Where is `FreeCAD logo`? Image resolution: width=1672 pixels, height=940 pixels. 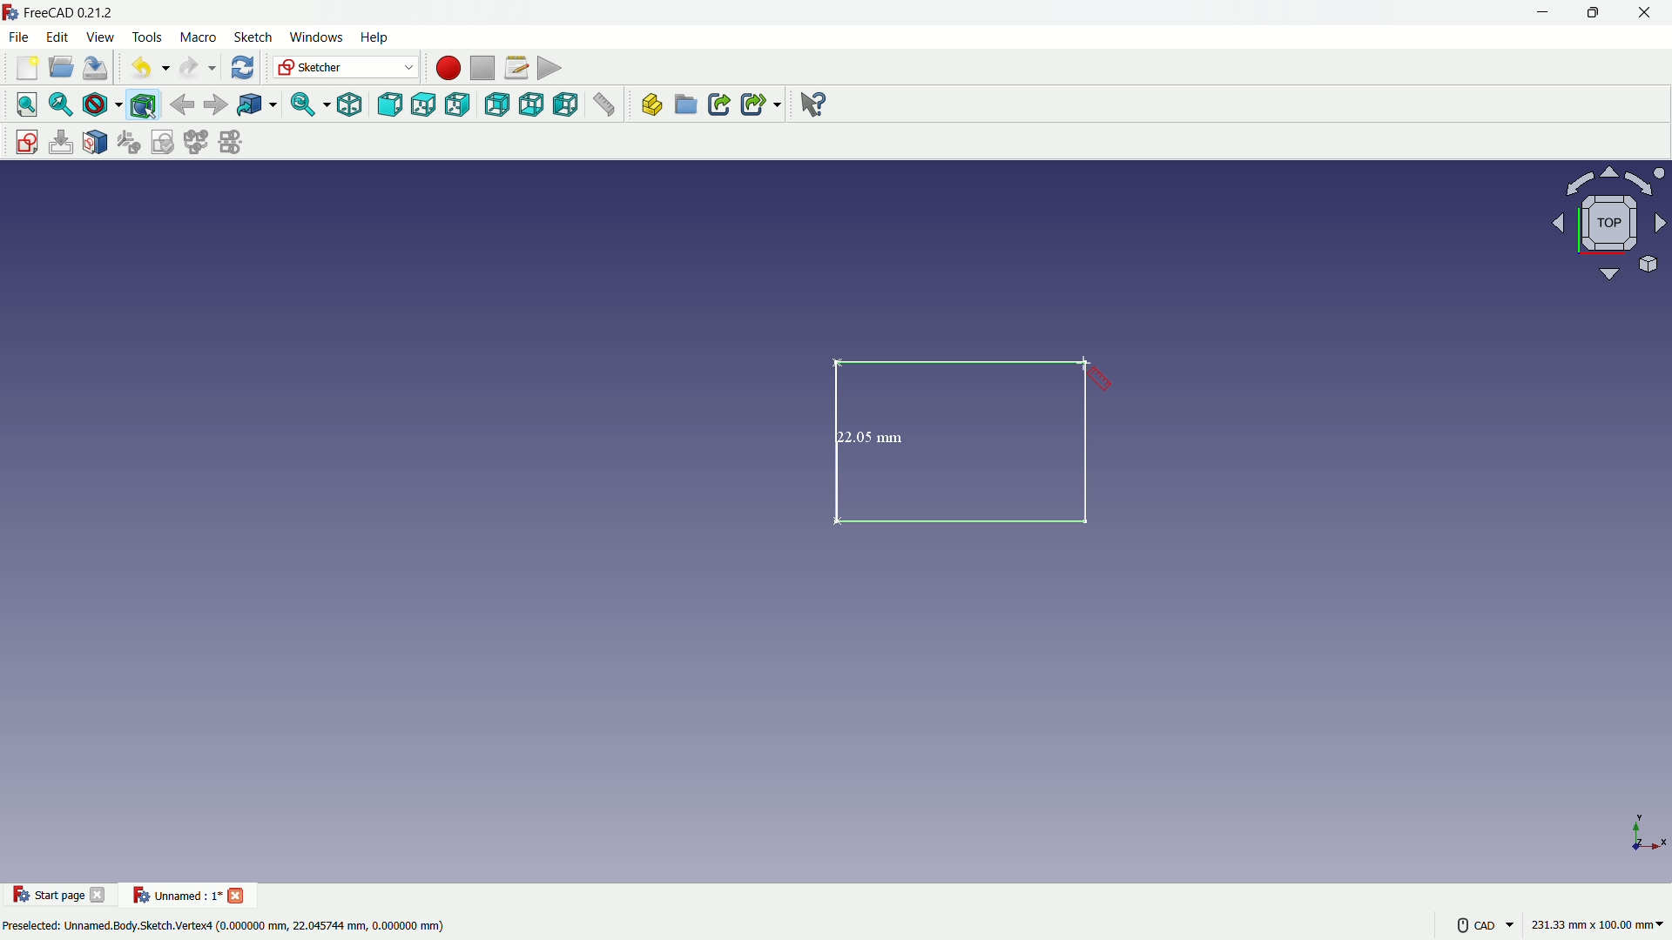
FreeCAD logo is located at coordinates (10, 12).